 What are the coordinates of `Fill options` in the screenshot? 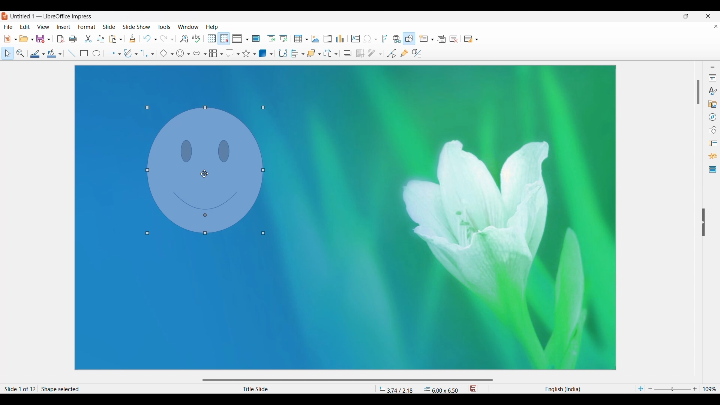 It's located at (60, 54).